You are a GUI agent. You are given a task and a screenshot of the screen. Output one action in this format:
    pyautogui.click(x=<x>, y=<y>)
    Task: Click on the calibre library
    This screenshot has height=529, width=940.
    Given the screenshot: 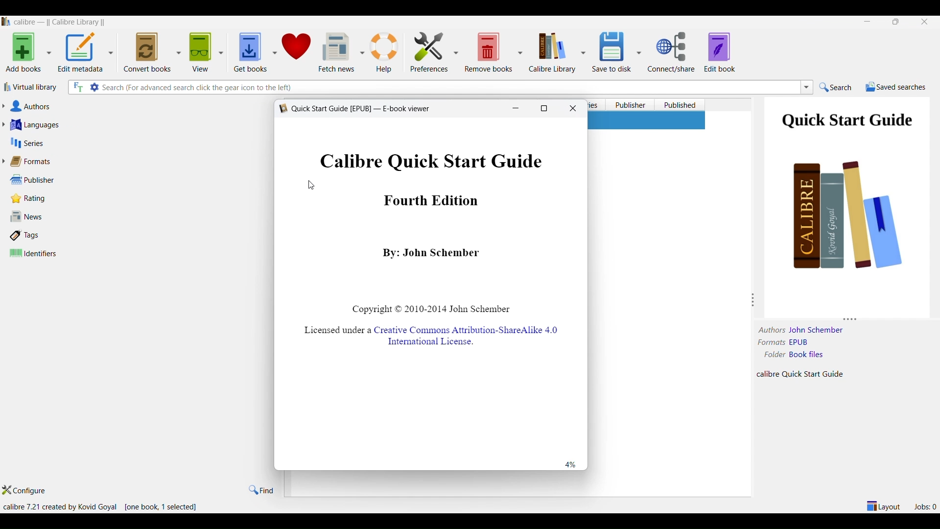 What is the action you would take?
    pyautogui.click(x=551, y=52)
    